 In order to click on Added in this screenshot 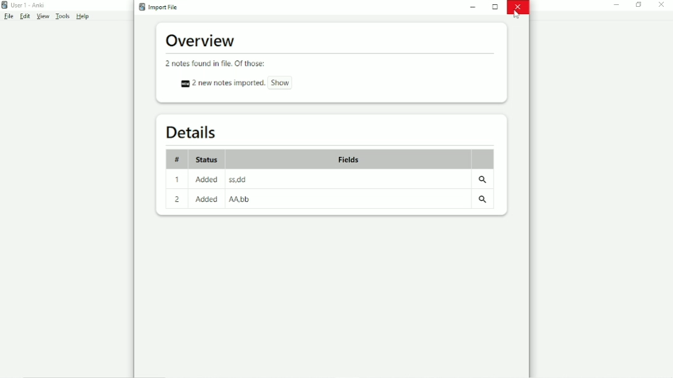, I will do `click(207, 179)`.